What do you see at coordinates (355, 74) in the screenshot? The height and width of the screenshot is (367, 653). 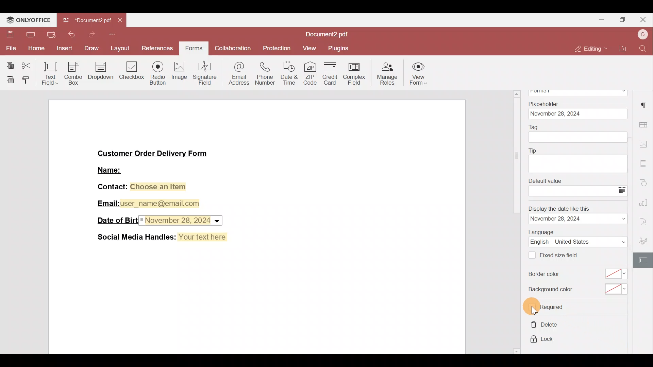 I see `Complex field` at bounding box center [355, 74].